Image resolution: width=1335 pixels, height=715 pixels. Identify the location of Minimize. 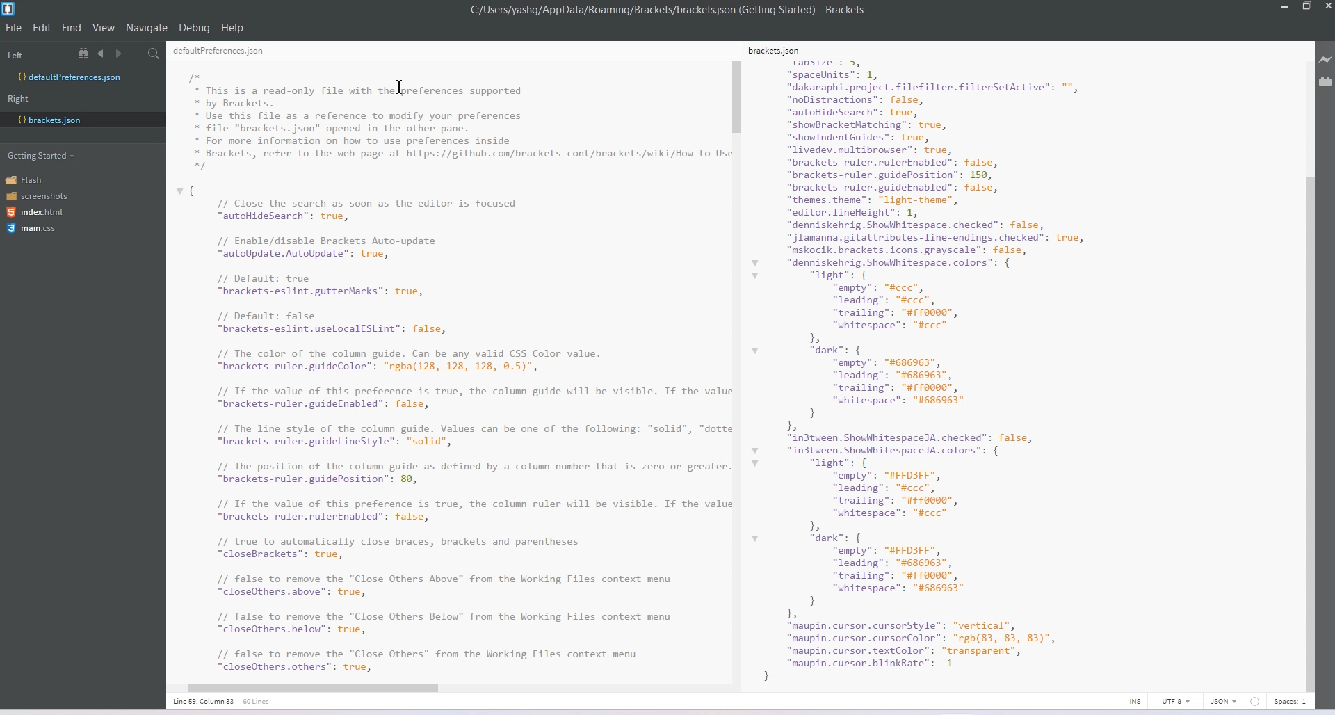
(1286, 7).